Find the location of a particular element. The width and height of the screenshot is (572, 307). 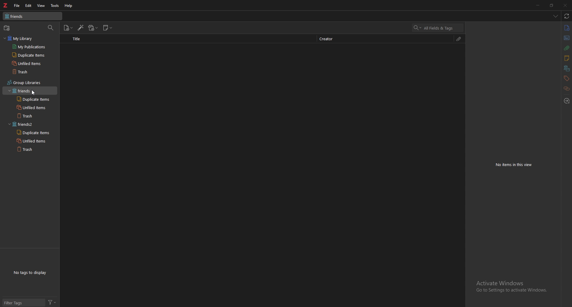

duplicate items is located at coordinates (33, 55).